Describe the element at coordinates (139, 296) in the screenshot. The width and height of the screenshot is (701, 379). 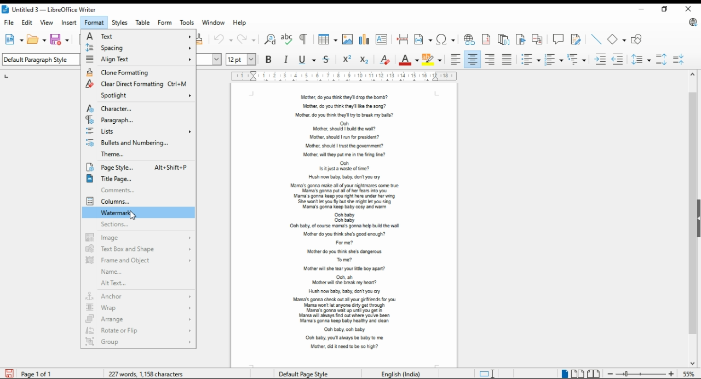
I see `anchor` at that location.